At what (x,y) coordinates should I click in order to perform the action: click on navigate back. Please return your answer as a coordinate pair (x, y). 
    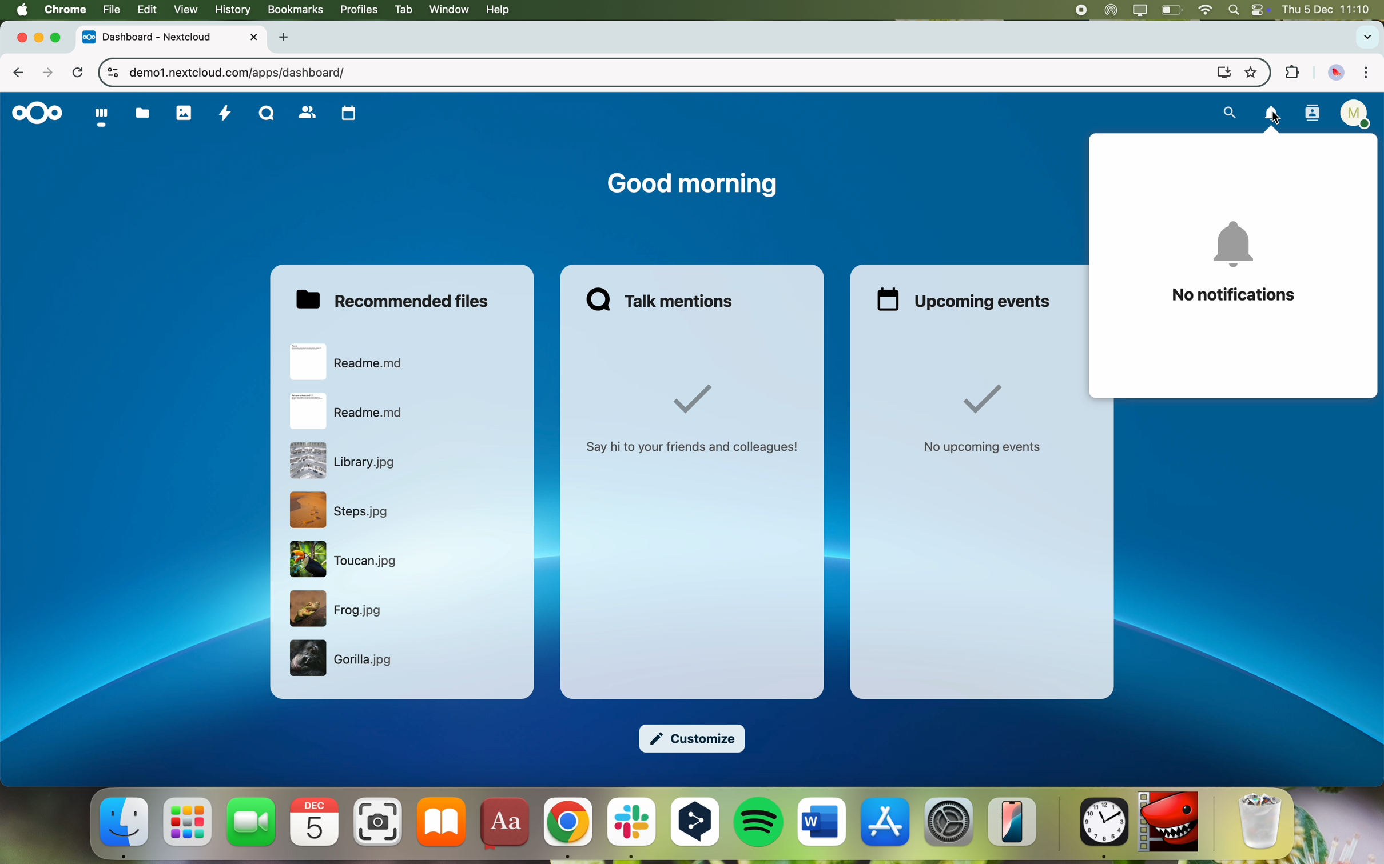
    Looking at the image, I should click on (23, 75).